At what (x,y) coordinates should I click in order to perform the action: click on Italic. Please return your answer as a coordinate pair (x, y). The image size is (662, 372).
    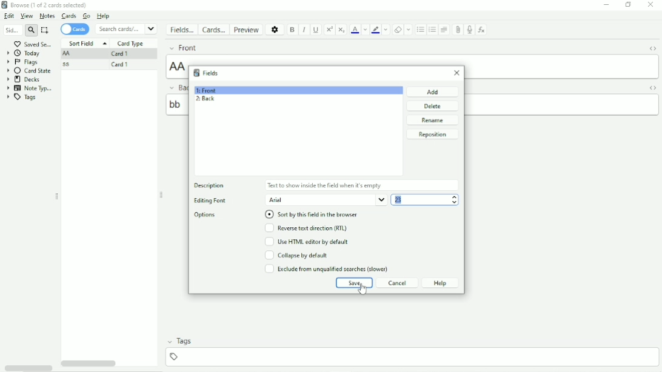
    Looking at the image, I should click on (304, 30).